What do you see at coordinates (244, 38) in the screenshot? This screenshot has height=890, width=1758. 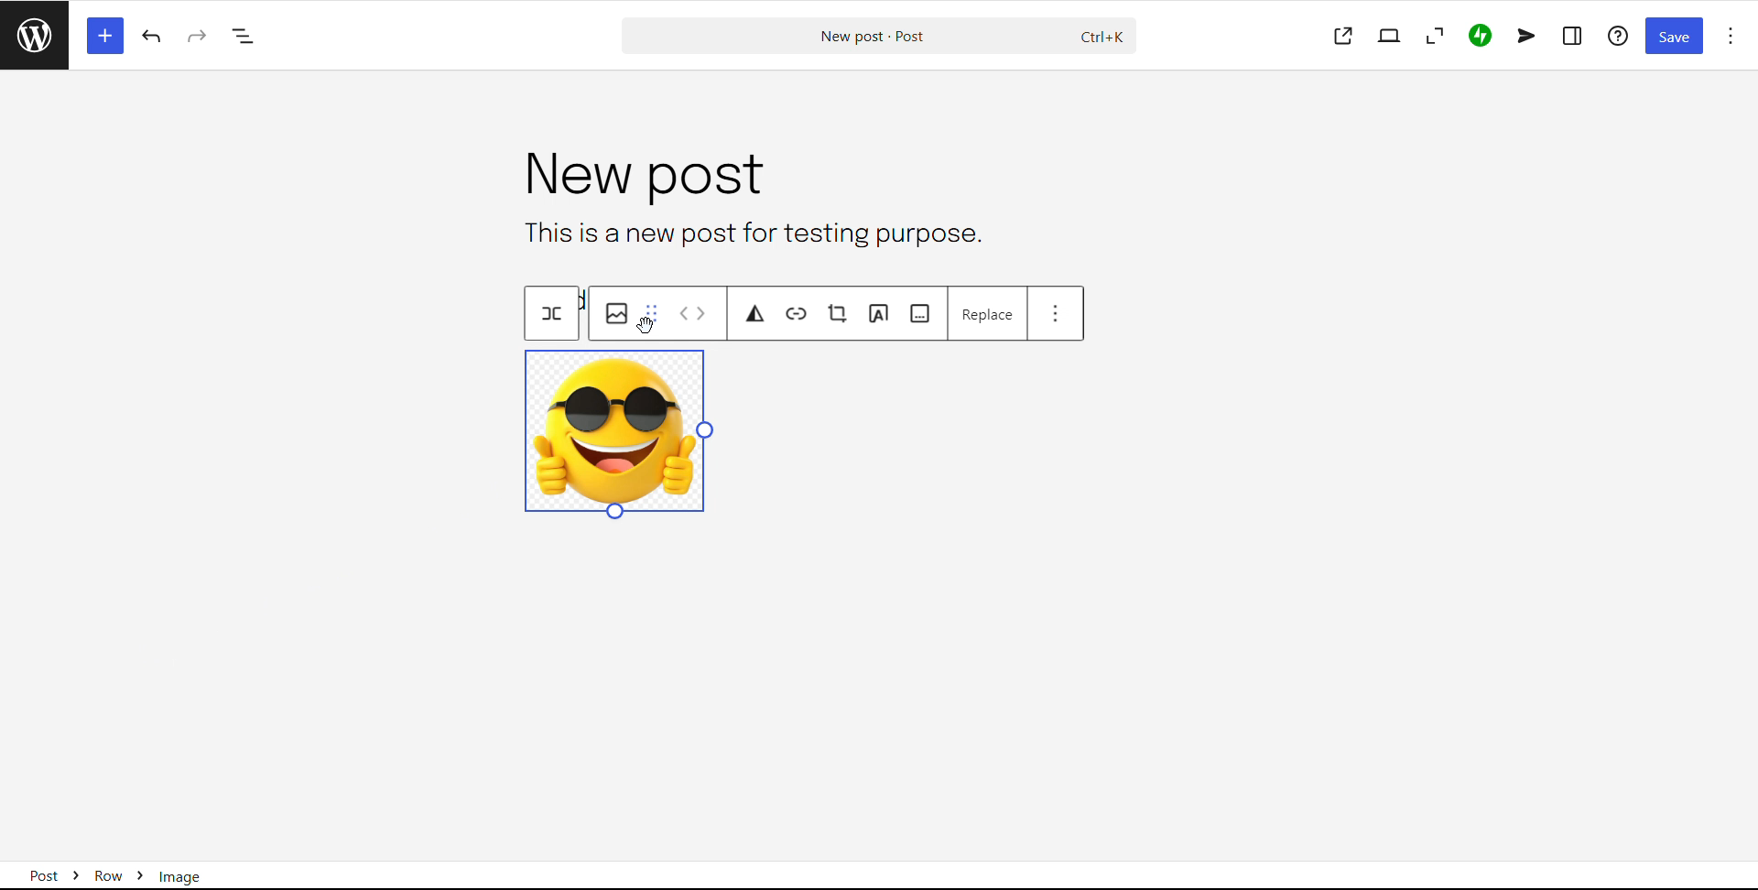 I see `document overview` at bounding box center [244, 38].